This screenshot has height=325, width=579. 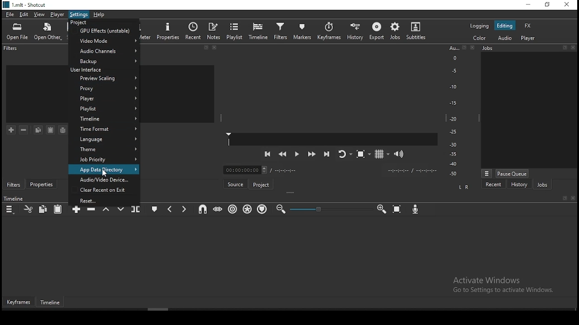 I want to click on notes, so click(x=214, y=31).